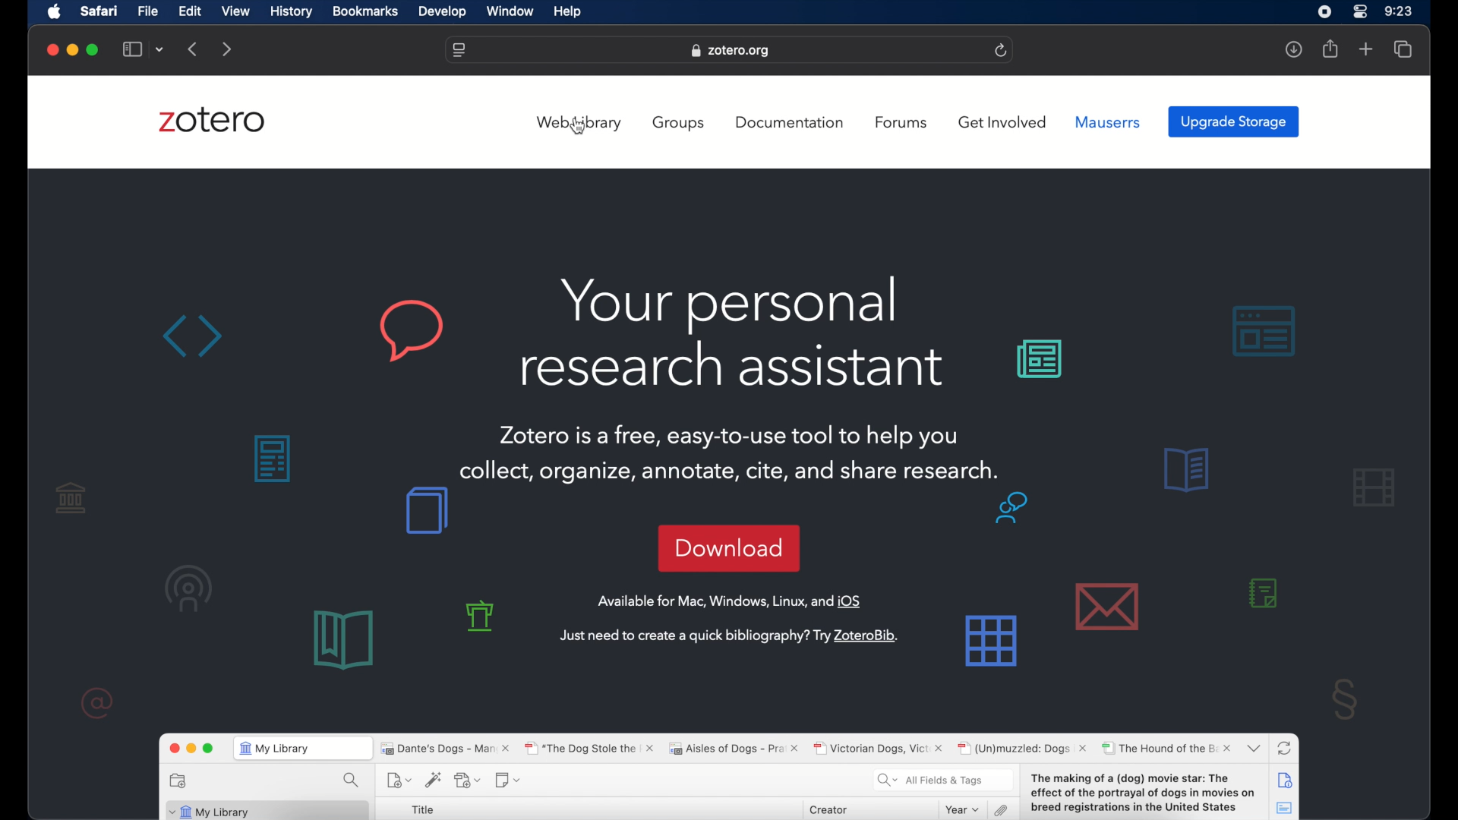 This screenshot has width=1458, height=820. I want to click on bookmarks, so click(365, 11).